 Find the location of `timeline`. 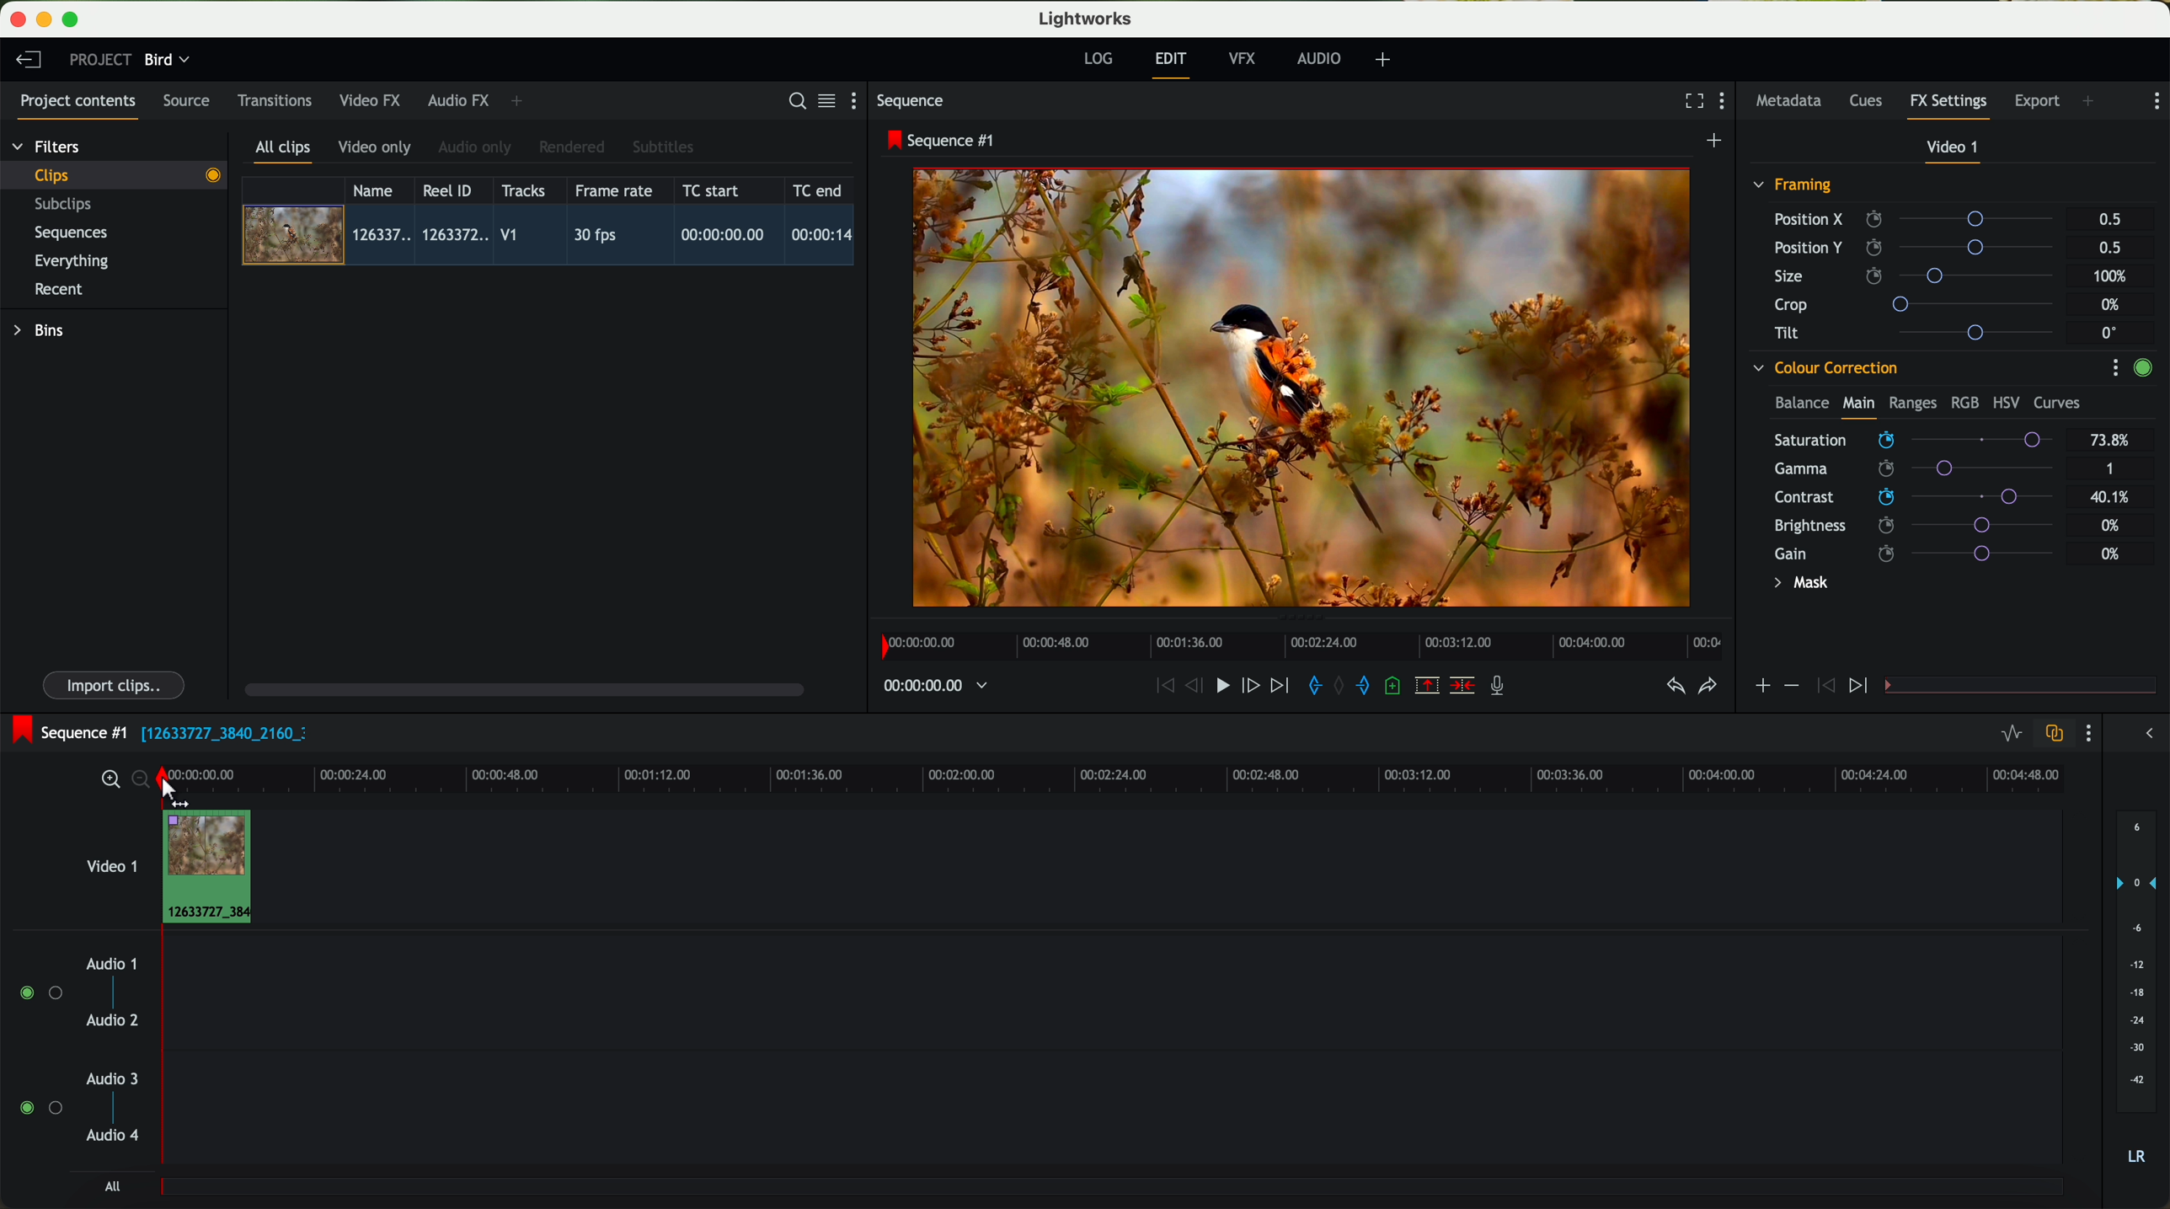

timeline is located at coordinates (927, 687).